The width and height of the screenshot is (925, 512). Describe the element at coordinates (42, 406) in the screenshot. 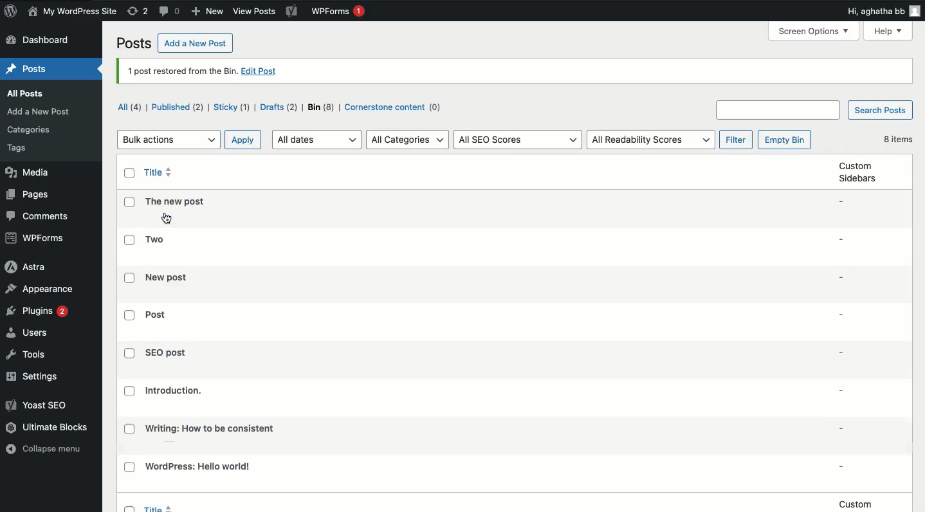

I see `Yoast` at that location.